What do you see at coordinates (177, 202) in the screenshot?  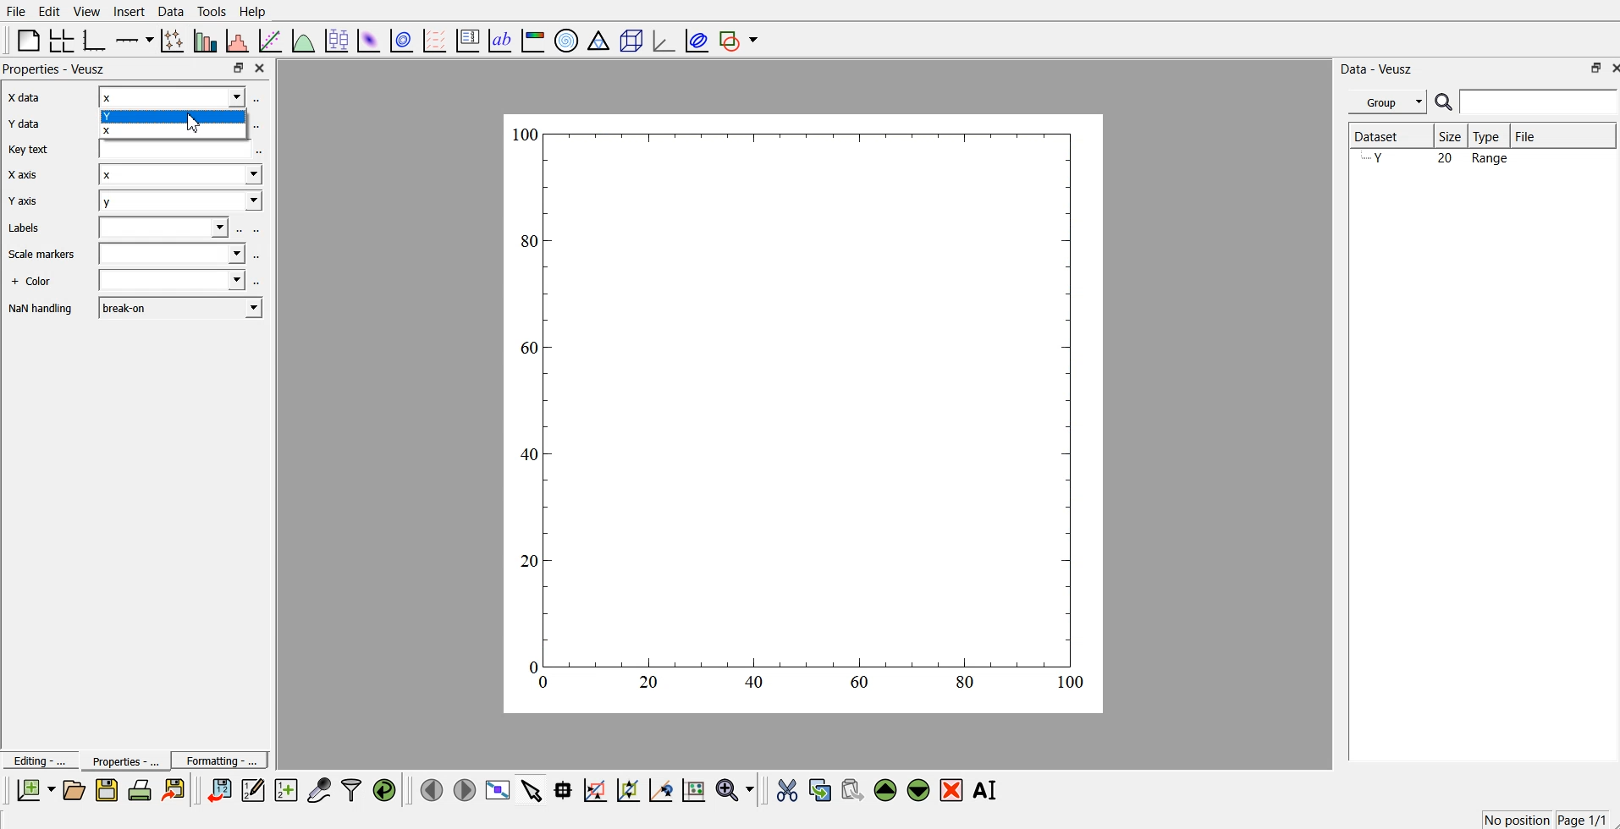 I see `y` at bounding box center [177, 202].